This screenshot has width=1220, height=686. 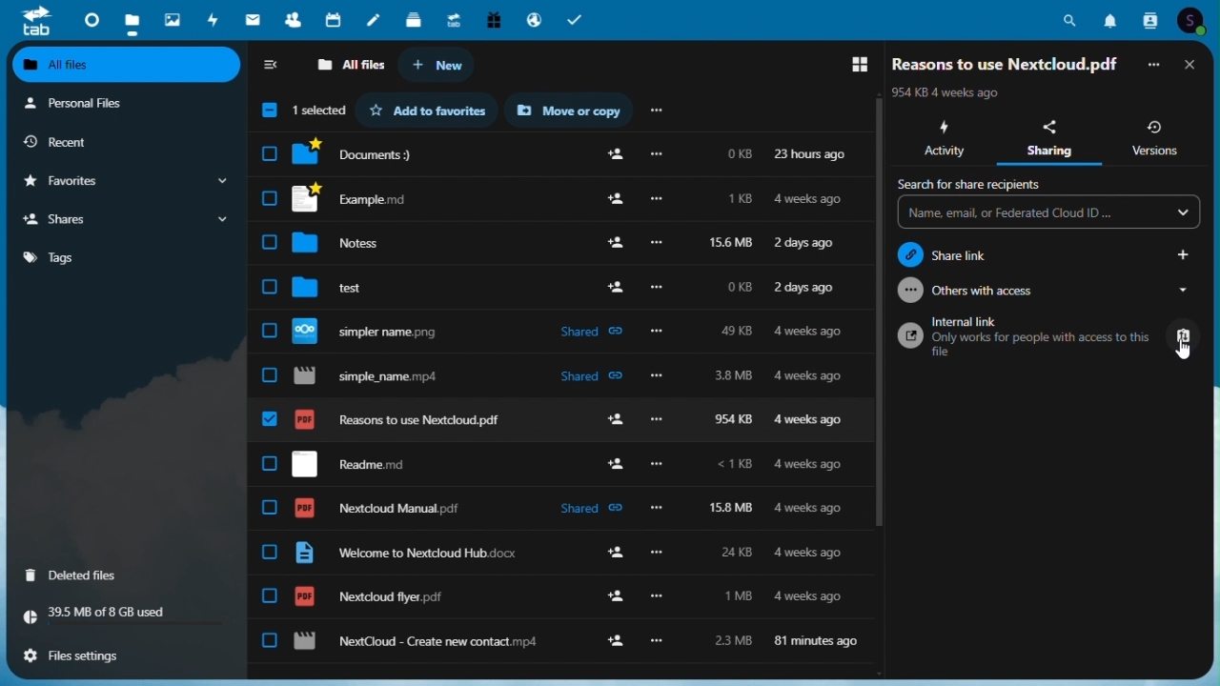 What do you see at coordinates (656, 507) in the screenshot?
I see `more options` at bounding box center [656, 507].